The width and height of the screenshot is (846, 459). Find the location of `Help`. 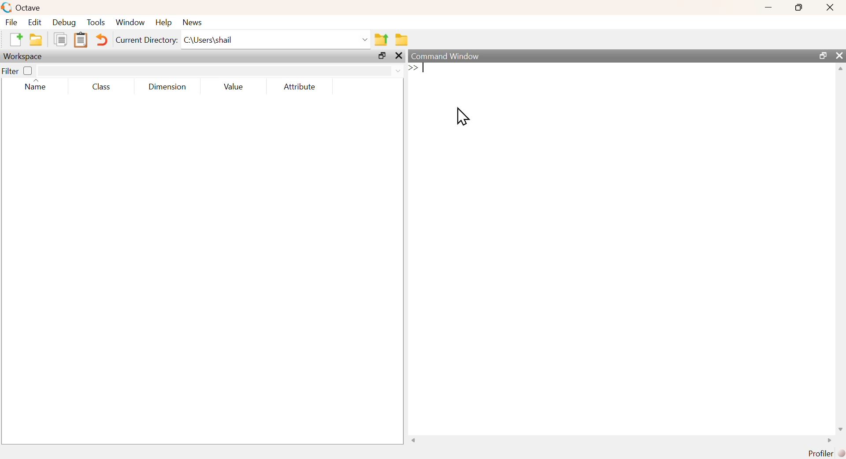

Help is located at coordinates (163, 22).